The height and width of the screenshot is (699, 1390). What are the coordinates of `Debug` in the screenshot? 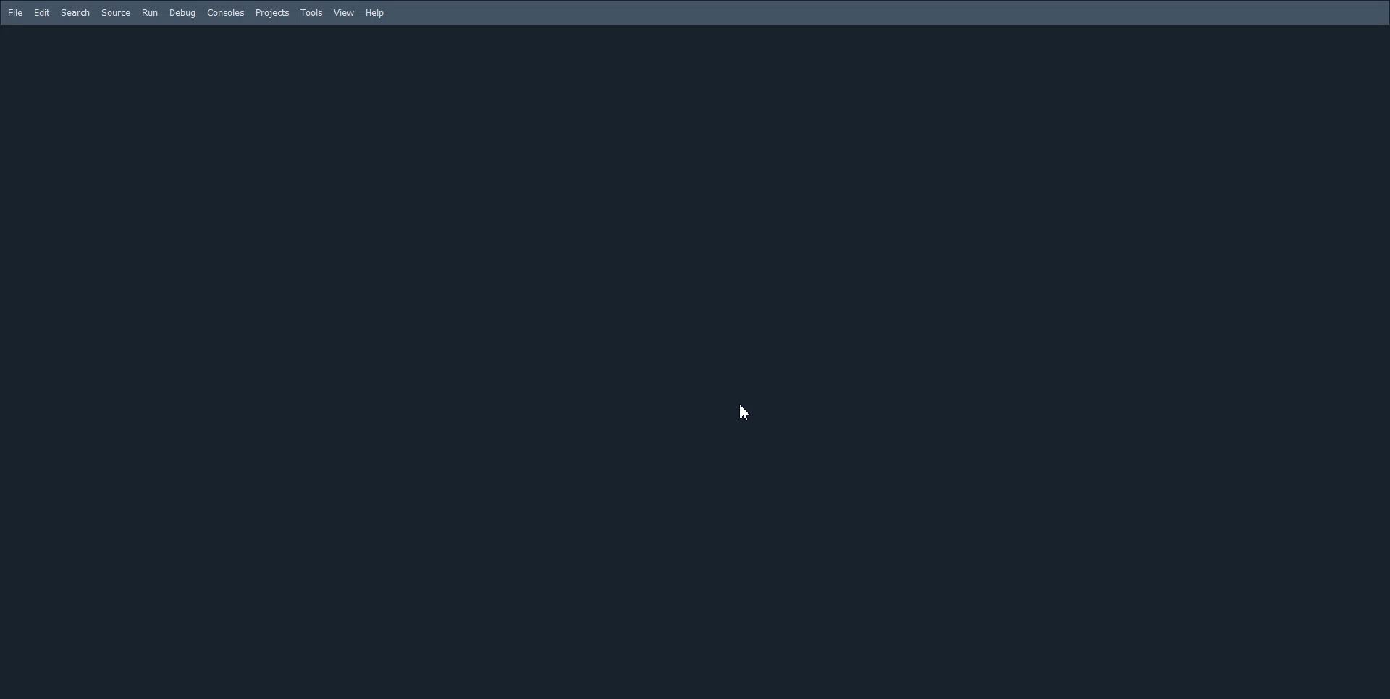 It's located at (182, 13).